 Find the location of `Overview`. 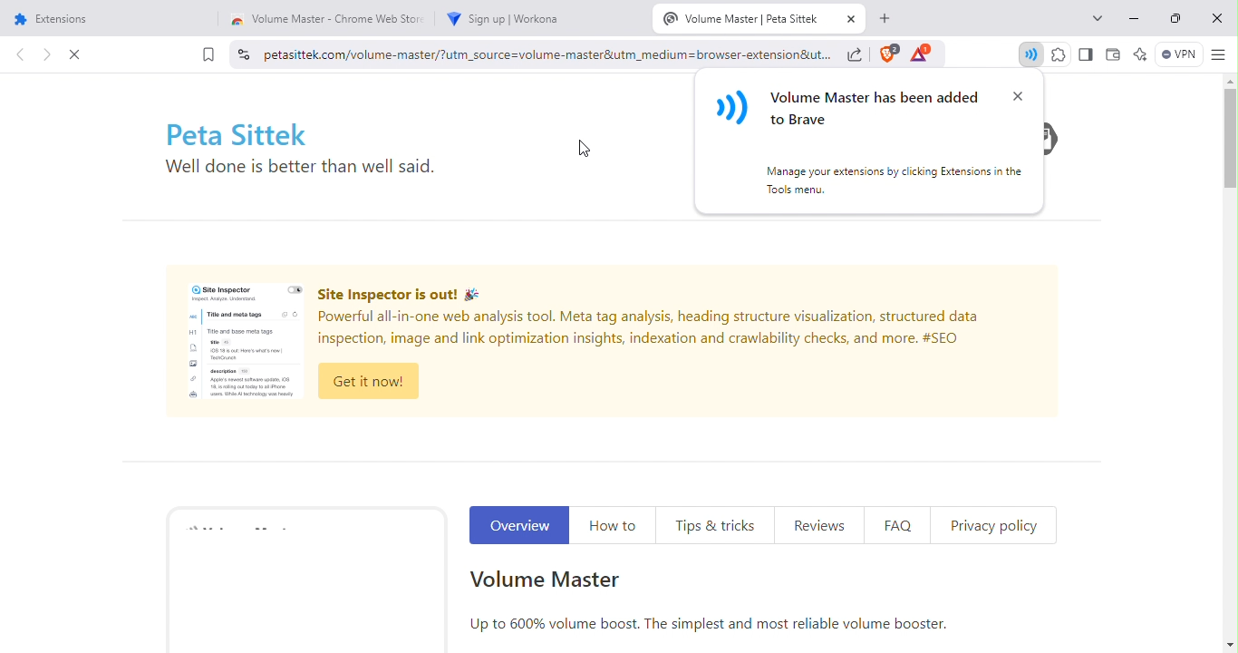

Overview is located at coordinates (520, 525).